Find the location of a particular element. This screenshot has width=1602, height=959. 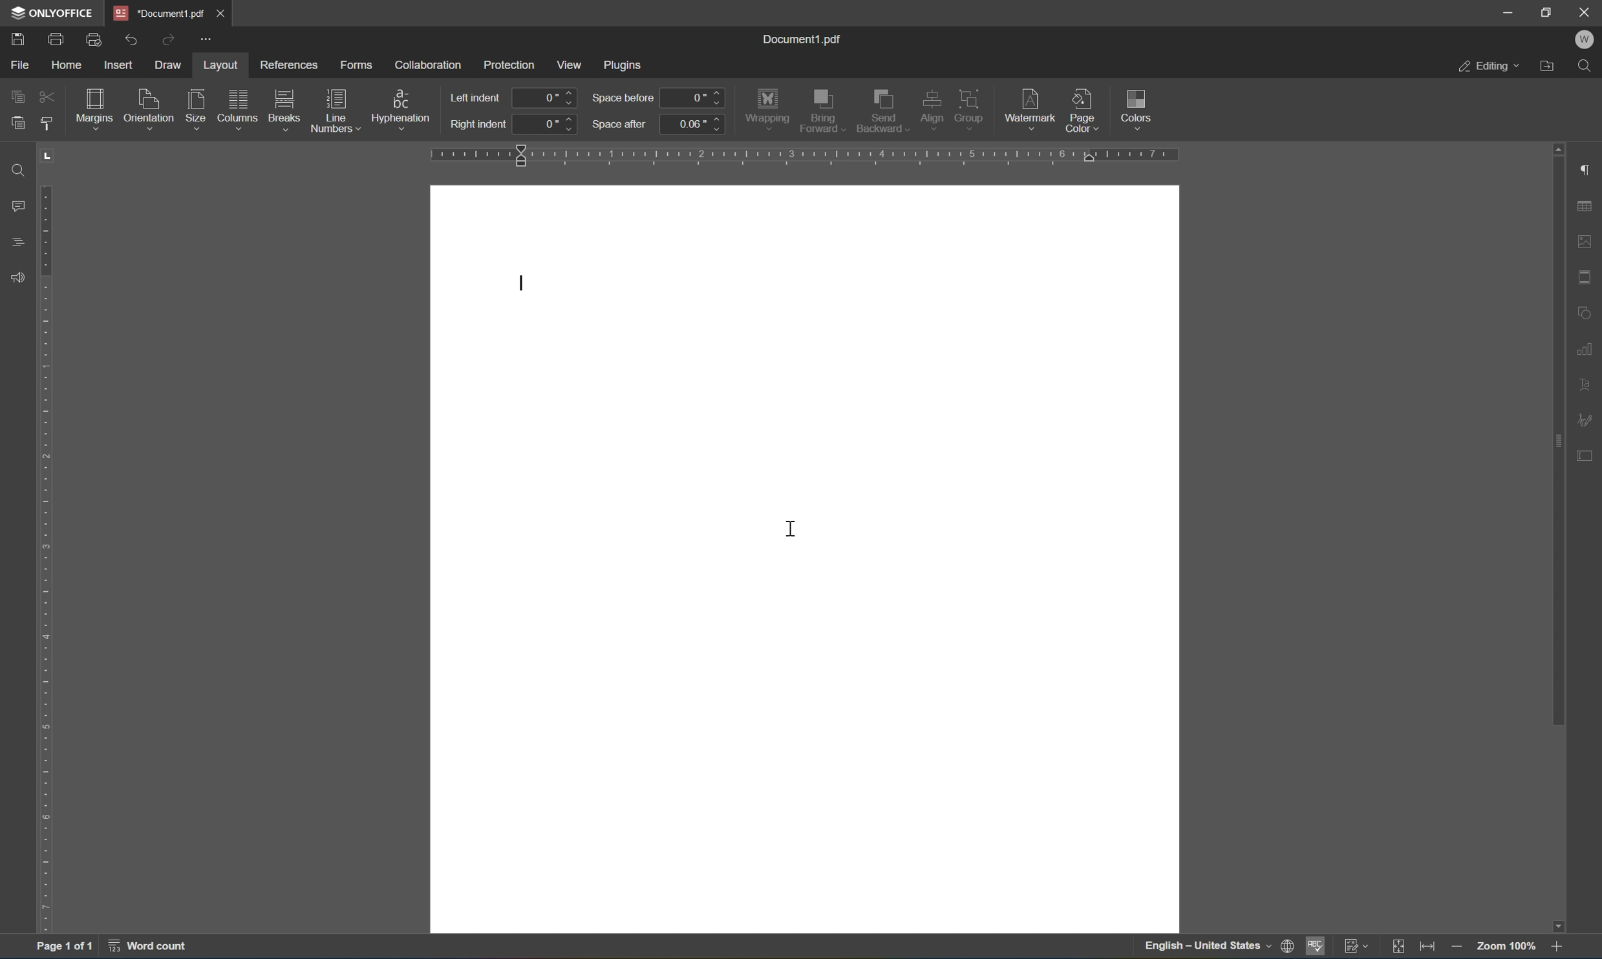

field is located at coordinates (47, 98).